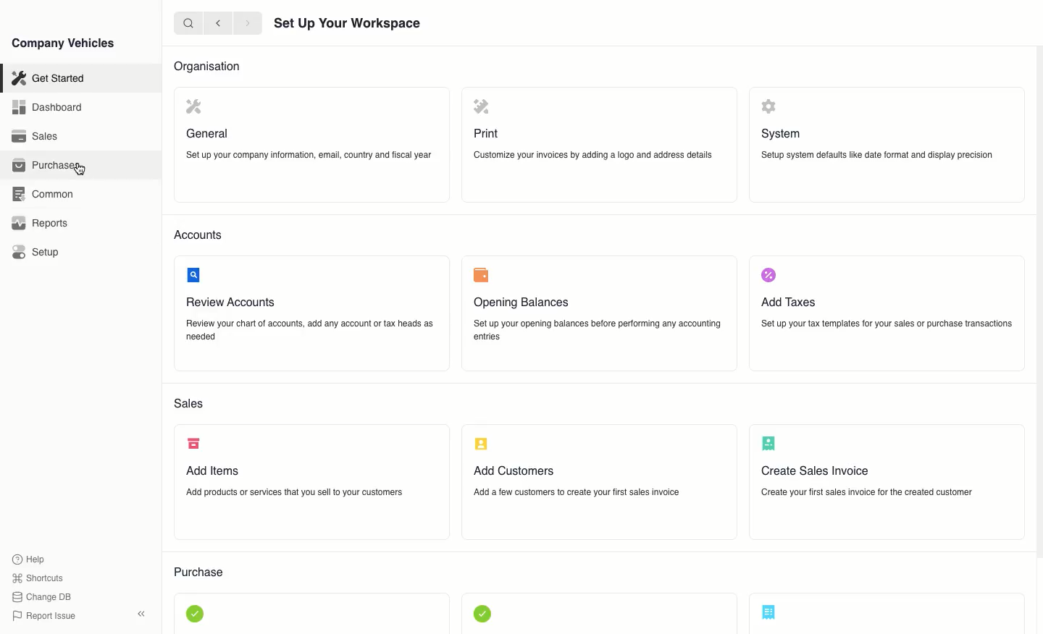 The width and height of the screenshot is (1043, 634). What do you see at coordinates (32, 559) in the screenshot?
I see `Help` at bounding box center [32, 559].